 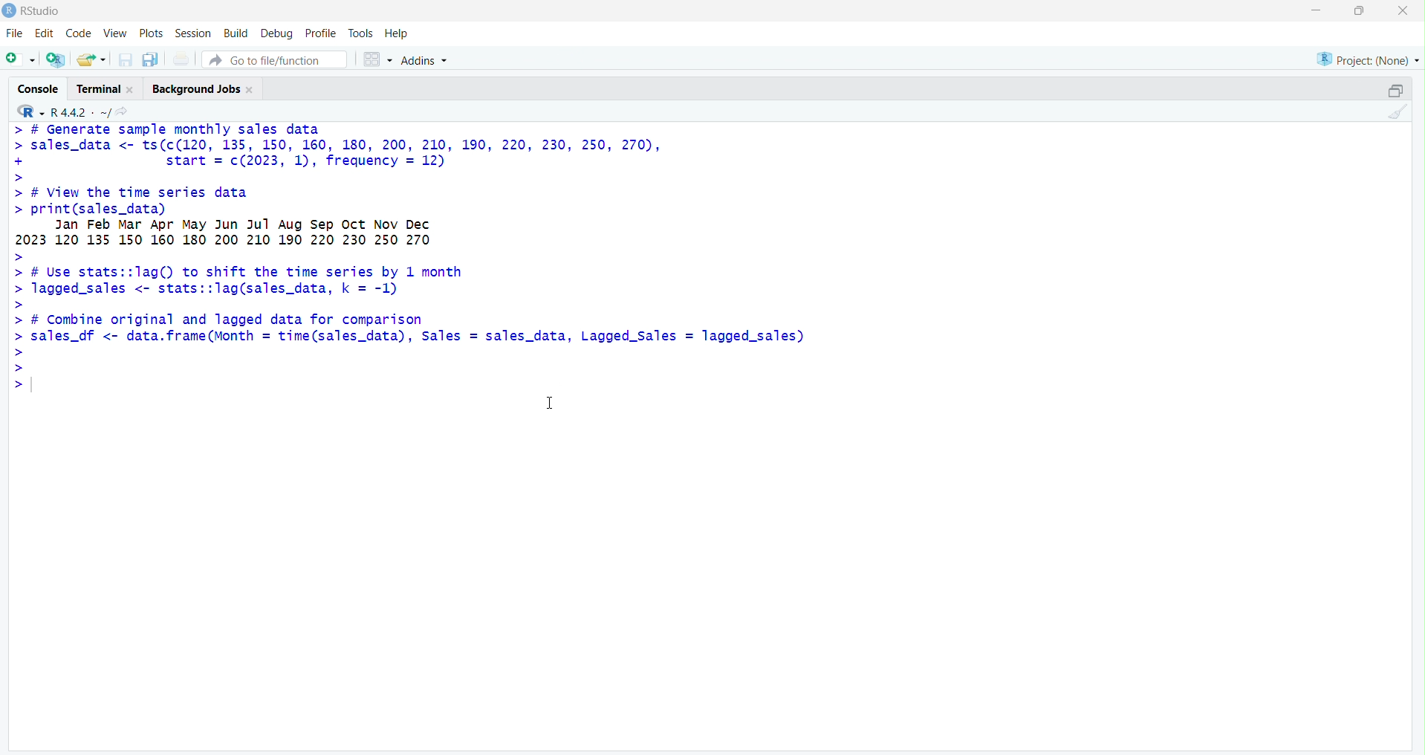 I want to click on > # Use stats::lag() to shift the time series by 1 month> lagged_sales <- stats::lag(sales_data, k = -1)>> # Combine original and lagged data for comparison> sales_df <- data.frame(Month = time(sales_data), Sales = sales_data, Lagged_Sales = lagged_sales>>>, so click(x=409, y=325).